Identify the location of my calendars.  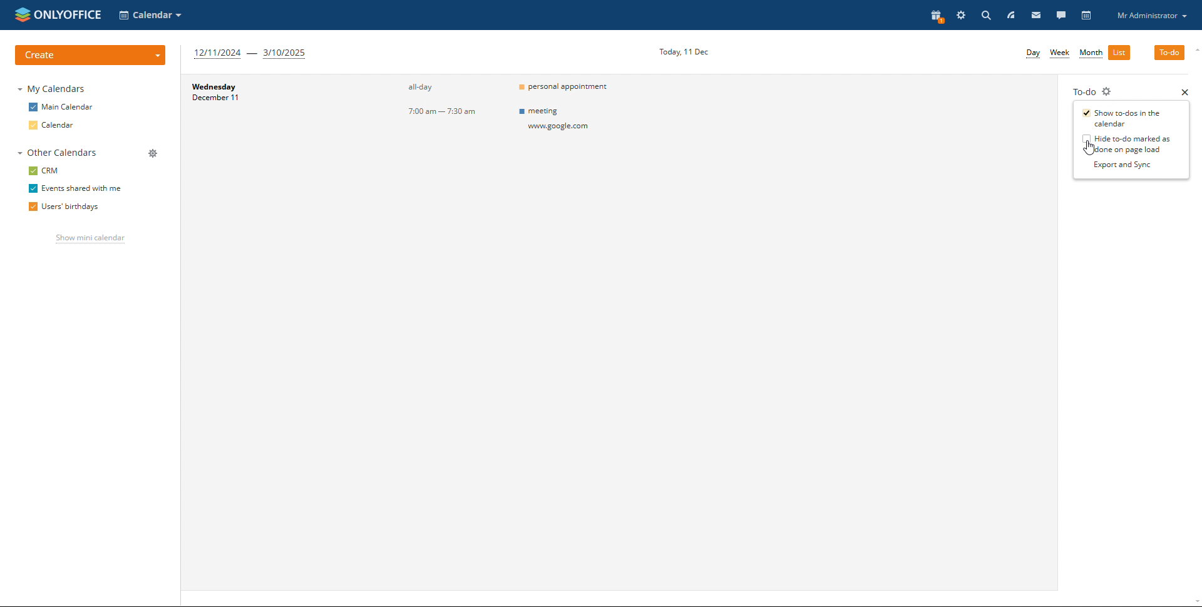
(53, 88).